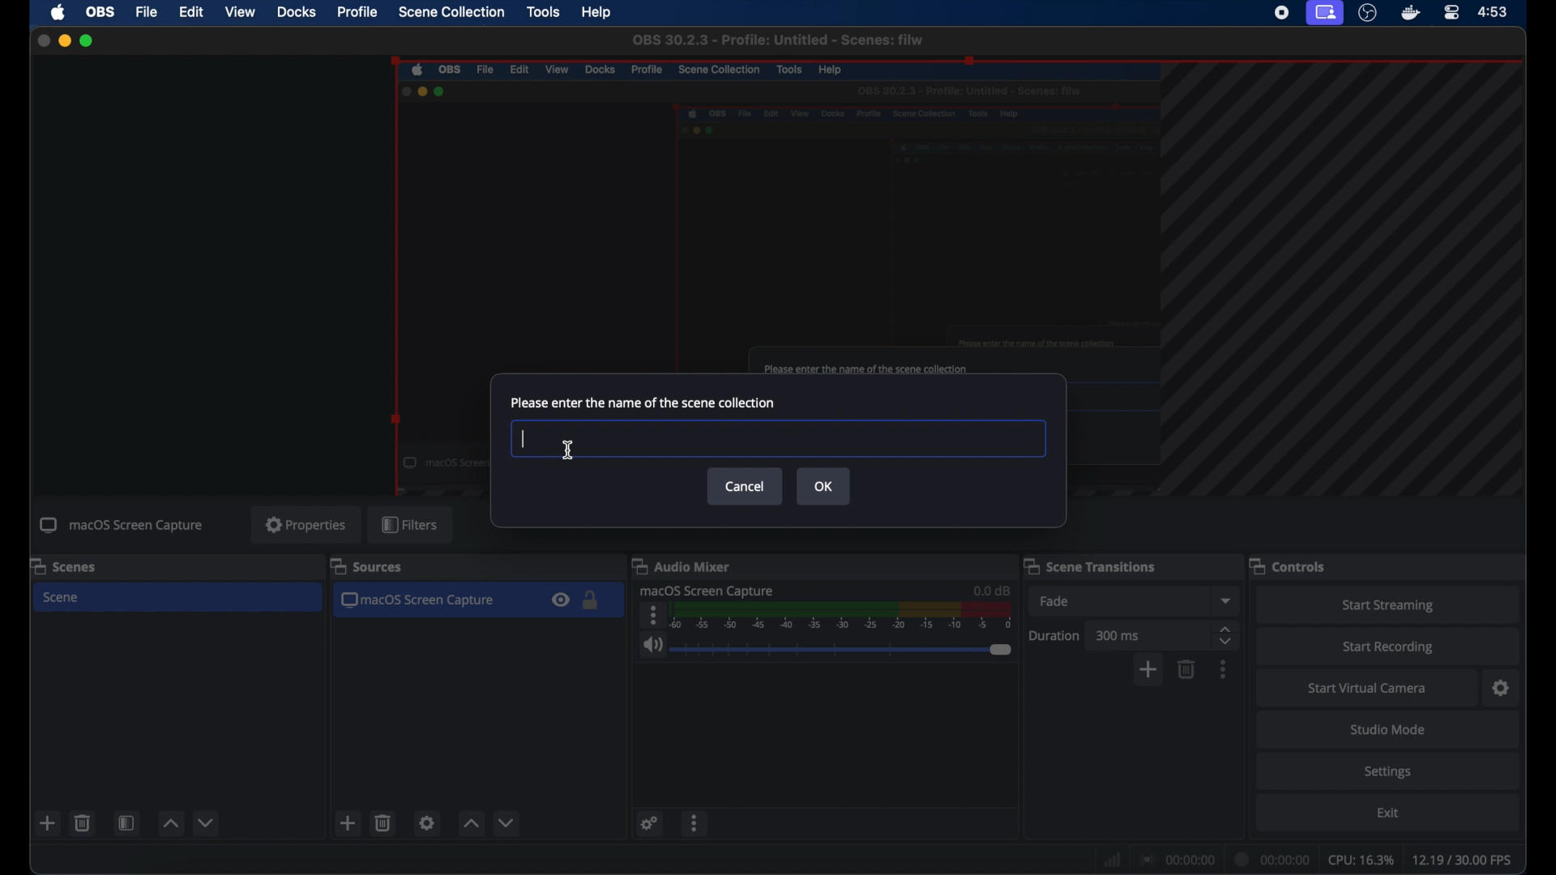 This screenshot has width=1556, height=875. Describe the element at coordinates (1386, 604) in the screenshot. I see `start streaming` at that location.